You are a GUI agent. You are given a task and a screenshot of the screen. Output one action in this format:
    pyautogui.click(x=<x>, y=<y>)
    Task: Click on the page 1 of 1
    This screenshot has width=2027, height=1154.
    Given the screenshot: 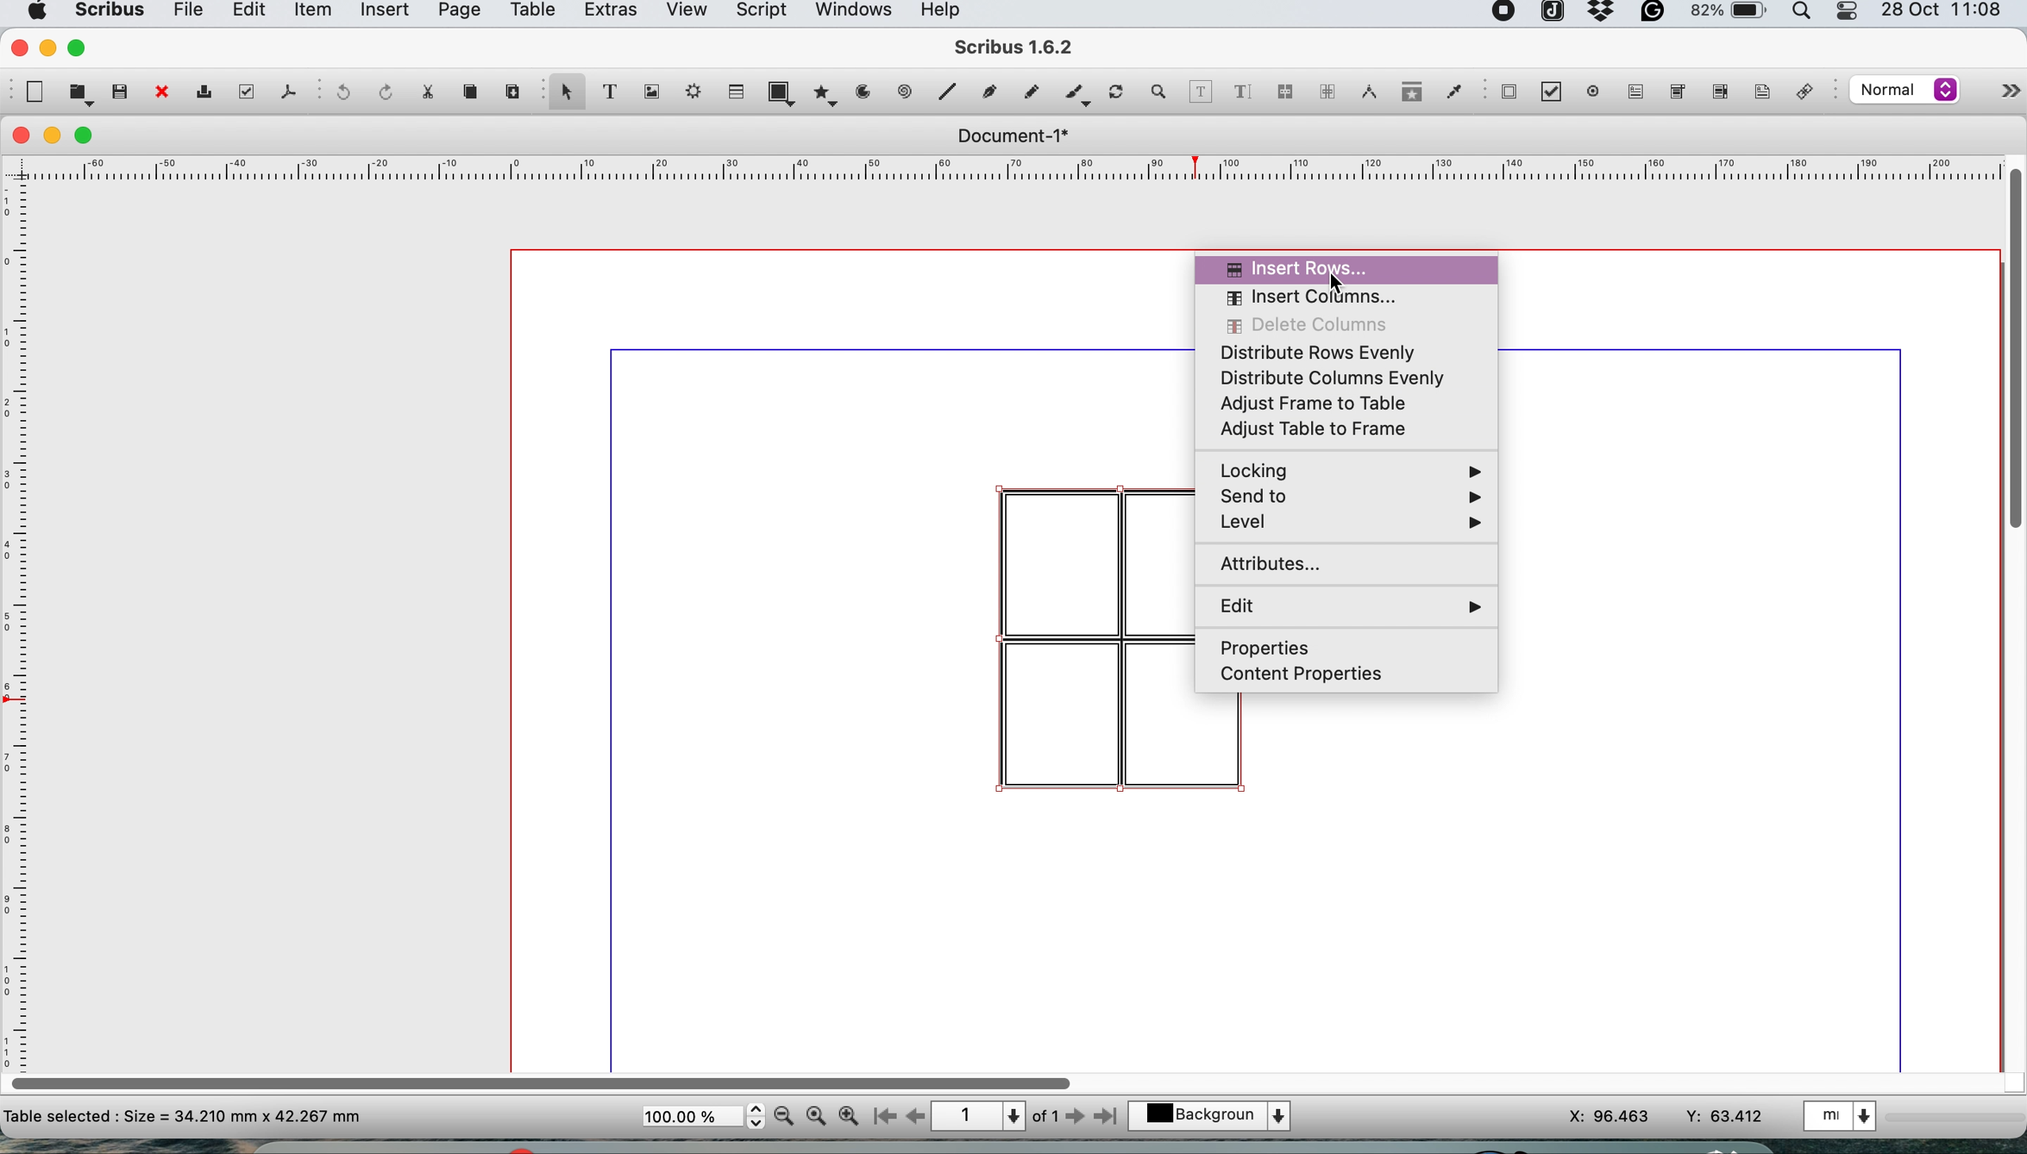 What is the action you would take?
    pyautogui.click(x=994, y=1117)
    